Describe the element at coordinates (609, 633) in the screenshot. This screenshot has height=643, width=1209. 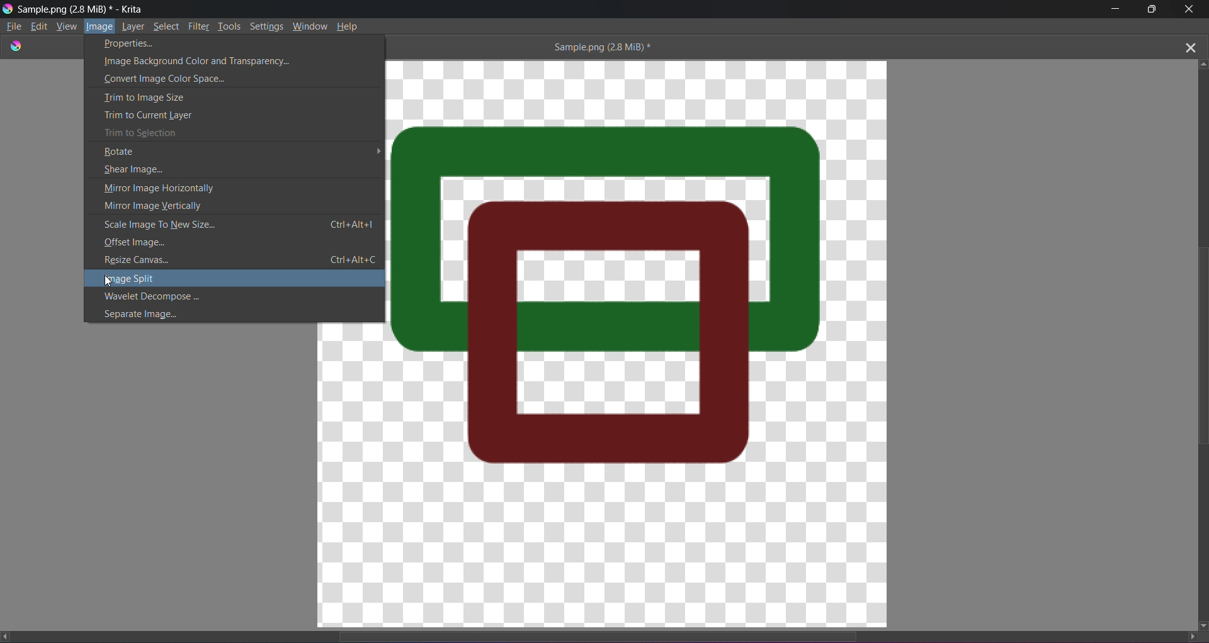
I see `Horizontal scroll bar` at that location.